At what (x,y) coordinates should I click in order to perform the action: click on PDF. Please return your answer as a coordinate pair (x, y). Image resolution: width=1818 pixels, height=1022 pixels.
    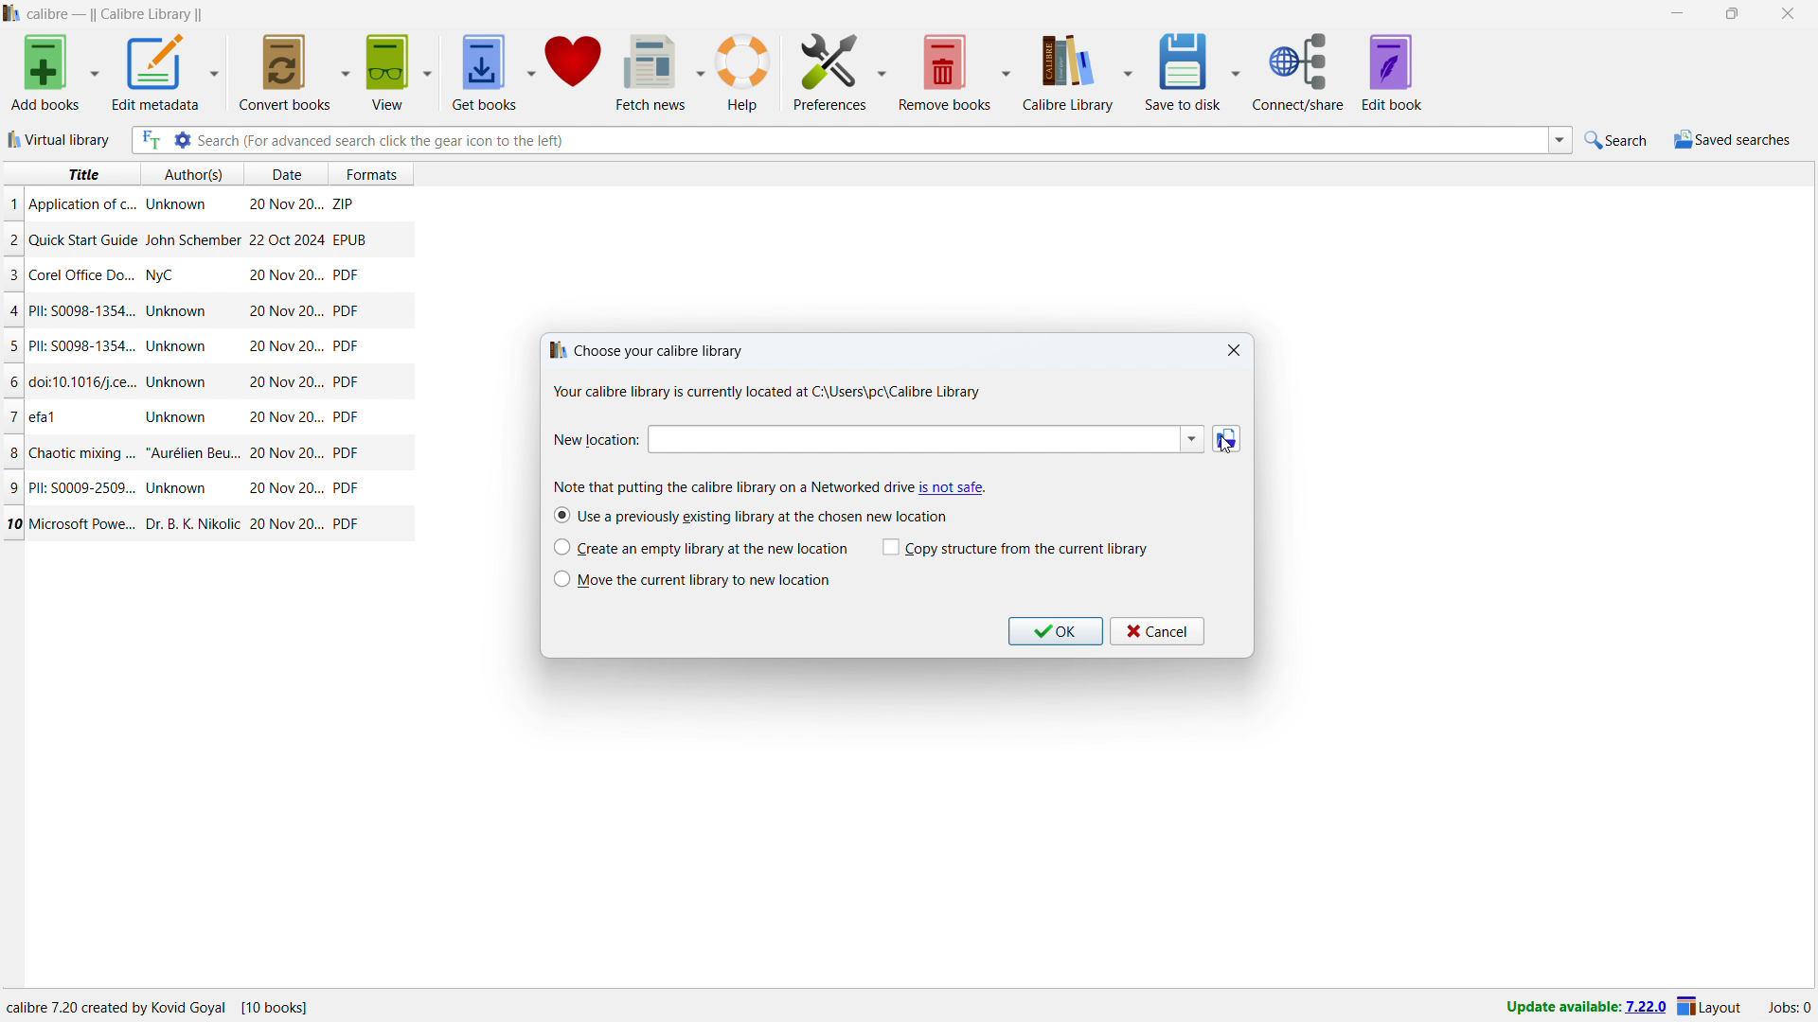
    Looking at the image, I should click on (347, 309).